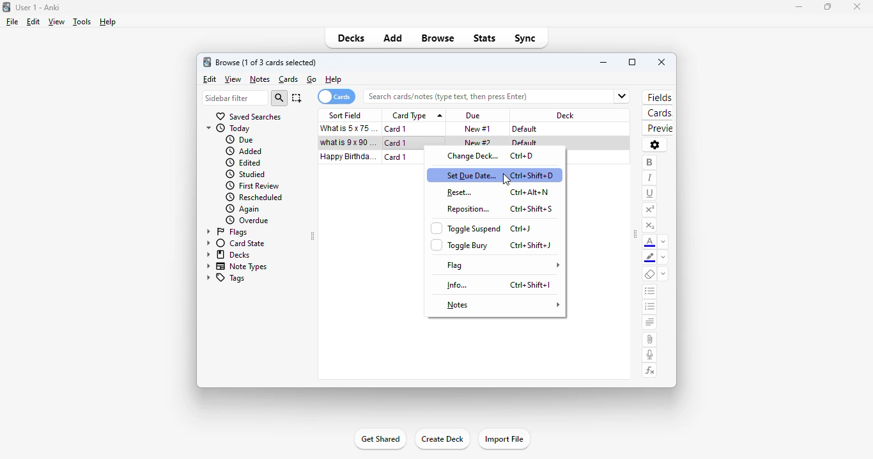 The height and width of the screenshot is (459, 873). Describe the element at coordinates (501, 265) in the screenshot. I see `flag` at that location.